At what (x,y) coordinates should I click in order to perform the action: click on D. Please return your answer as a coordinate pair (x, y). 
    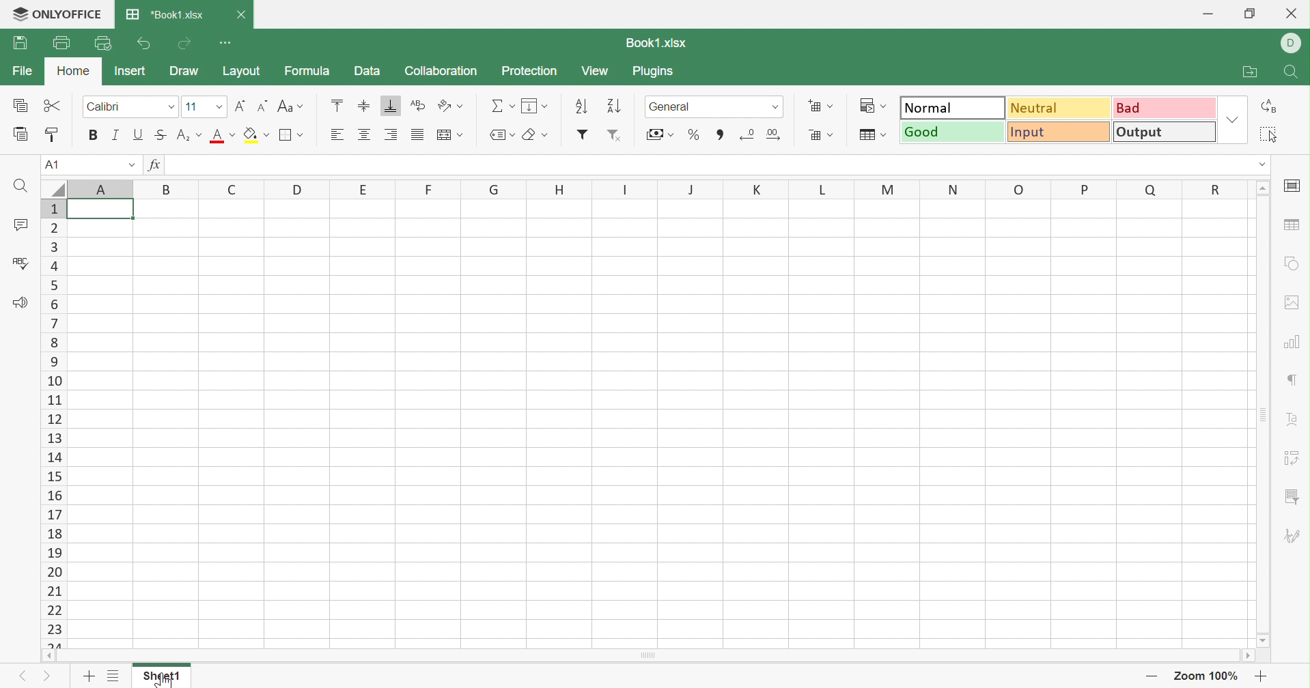
    Looking at the image, I should click on (1290, 42).